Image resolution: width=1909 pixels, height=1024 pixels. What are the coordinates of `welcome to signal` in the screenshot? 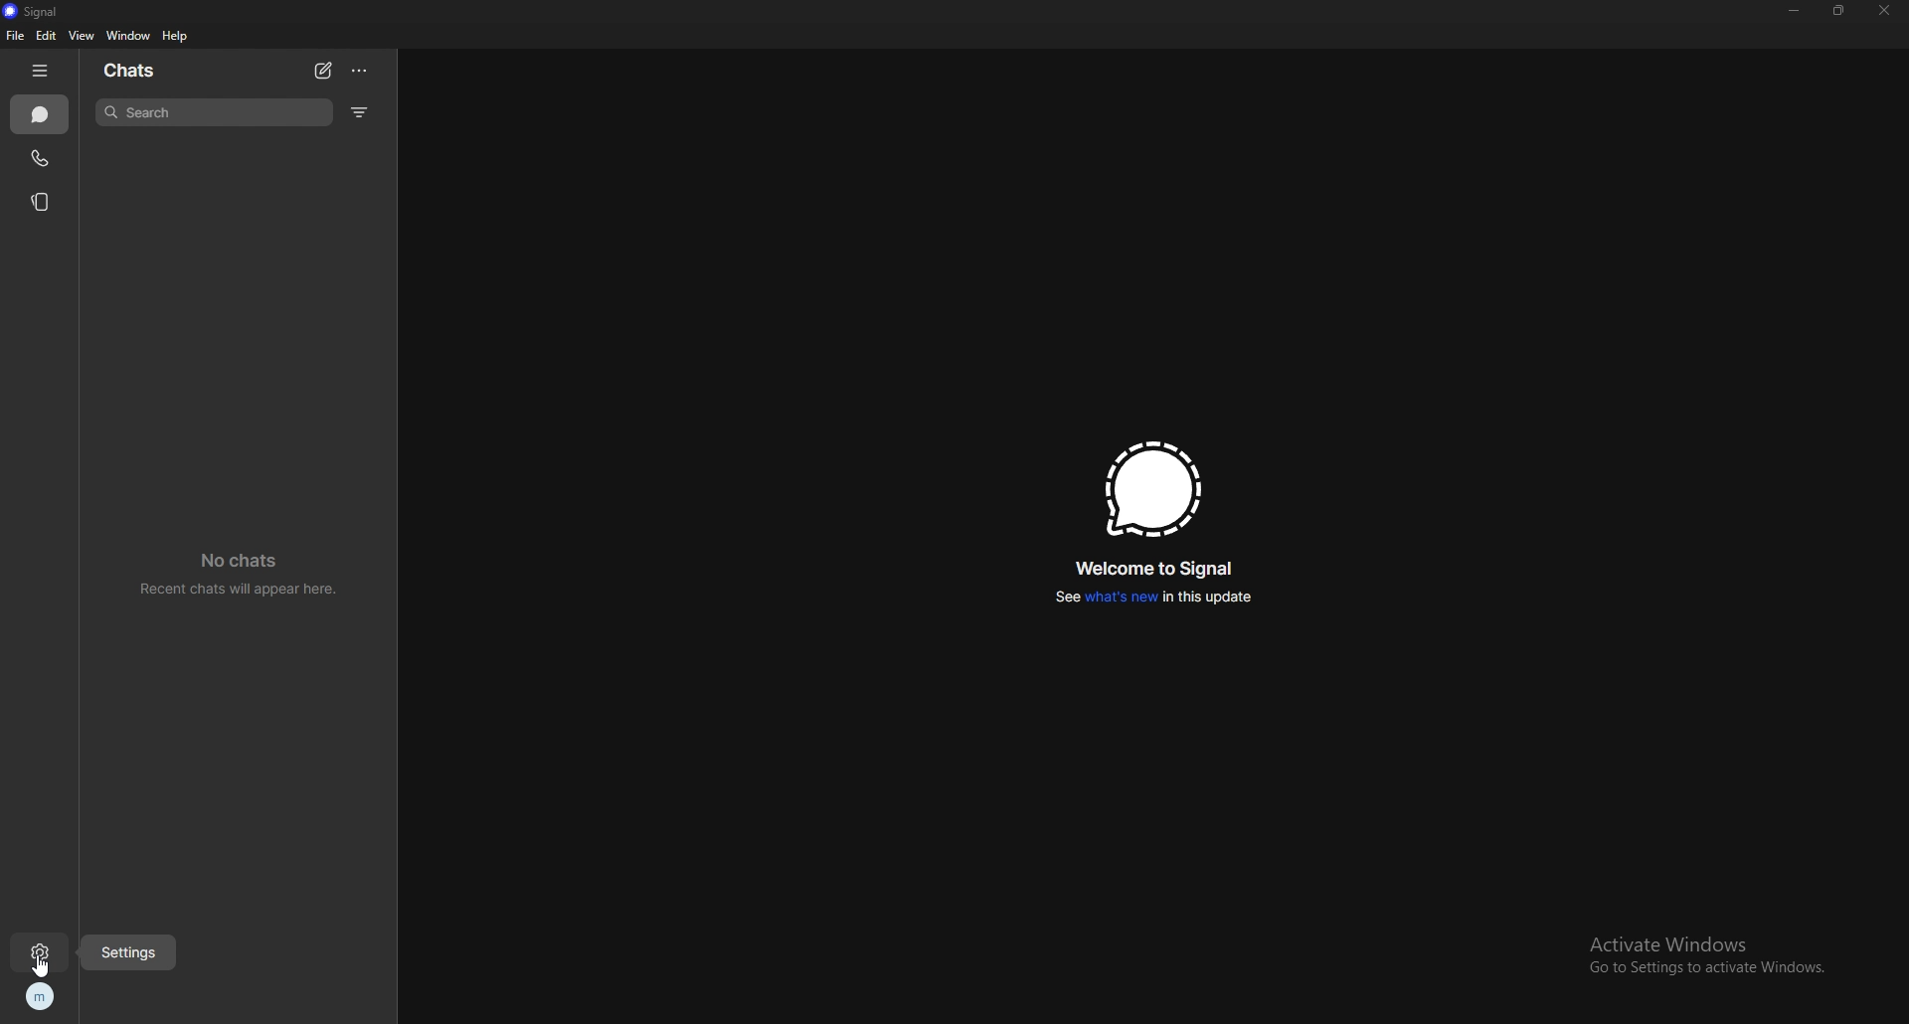 It's located at (1158, 568).